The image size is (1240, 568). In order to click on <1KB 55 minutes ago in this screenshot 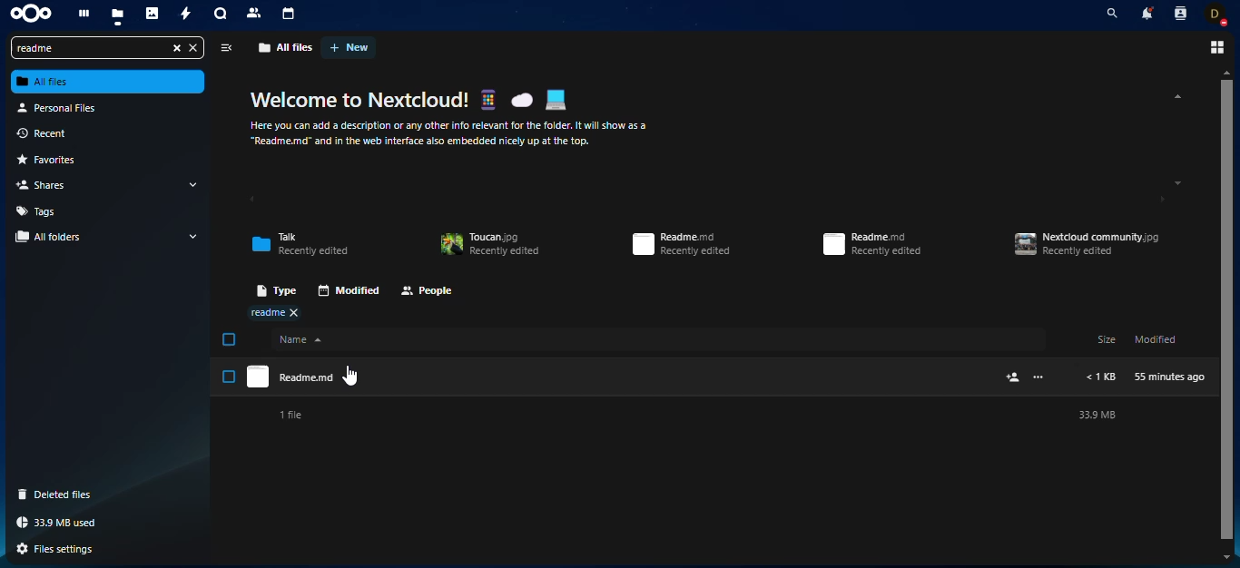, I will do `click(1146, 377)`.